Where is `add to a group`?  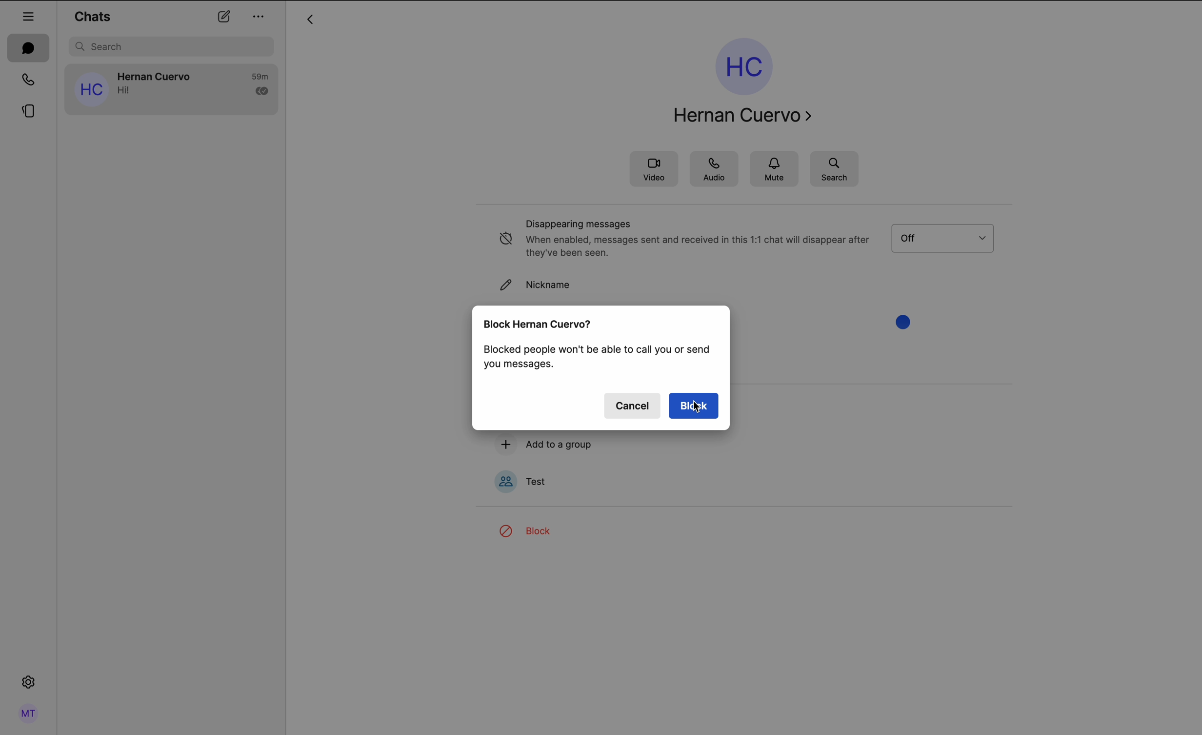 add to a group is located at coordinates (543, 445).